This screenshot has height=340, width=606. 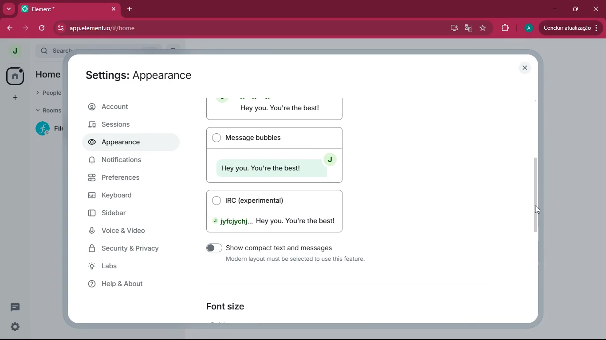 I want to click on refresh, so click(x=43, y=29).